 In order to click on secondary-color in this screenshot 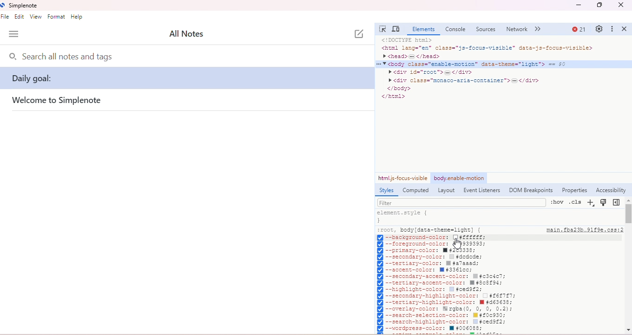, I will do `click(431, 257)`.